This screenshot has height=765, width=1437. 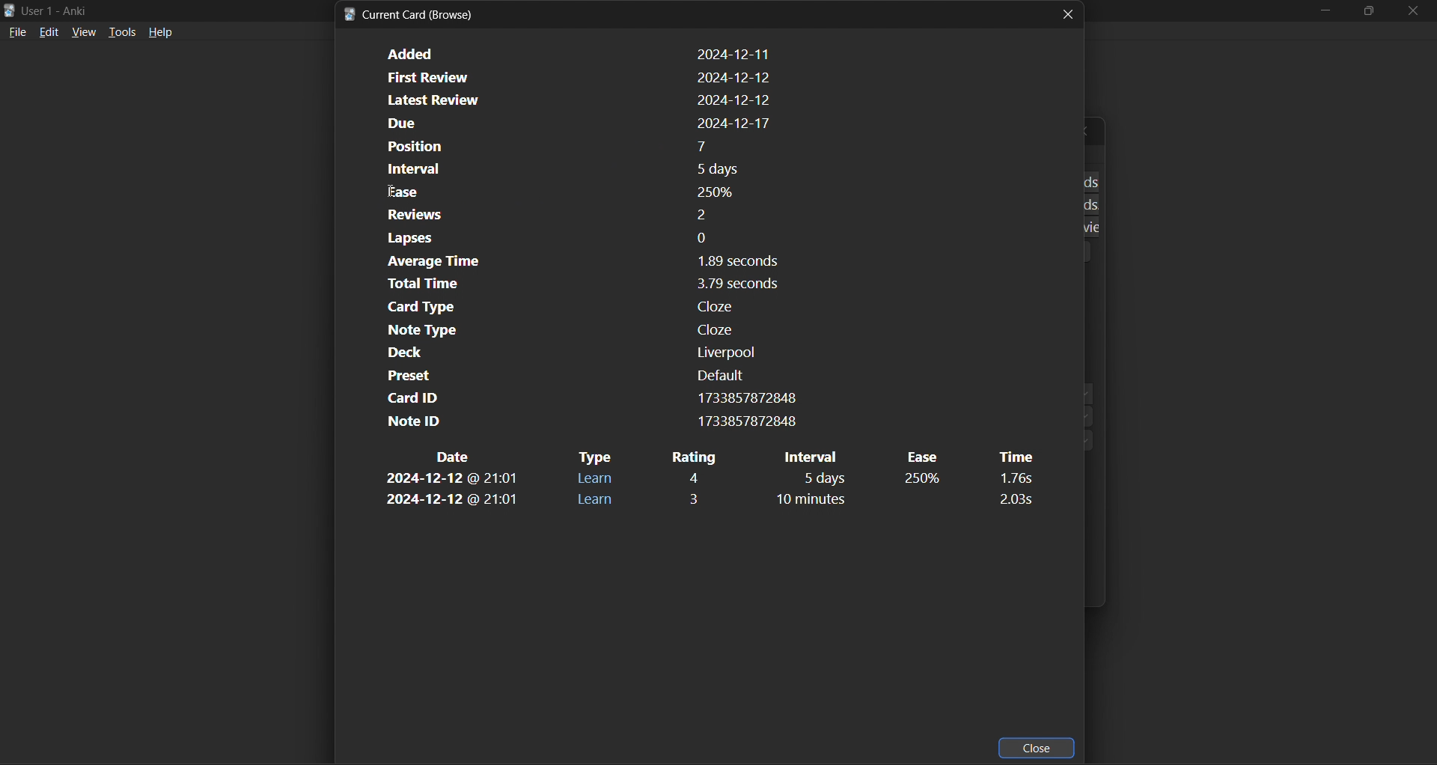 I want to click on maximize/restore, so click(x=1367, y=10).